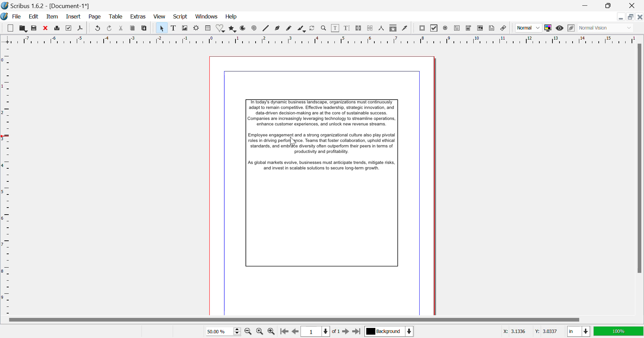  Describe the element at coordinates (326, 319) in the screenshot. I see `Scroll Bar` at that location.